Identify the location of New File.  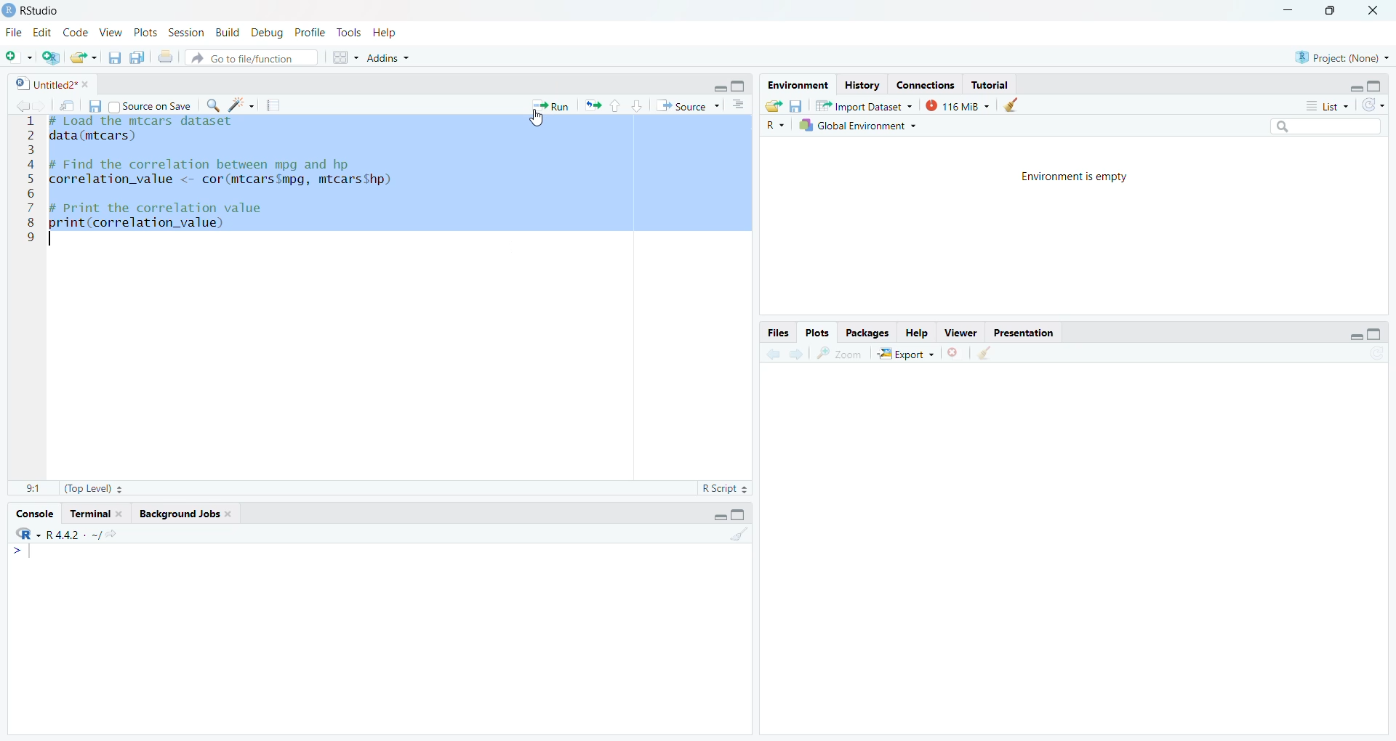
(17, 60).